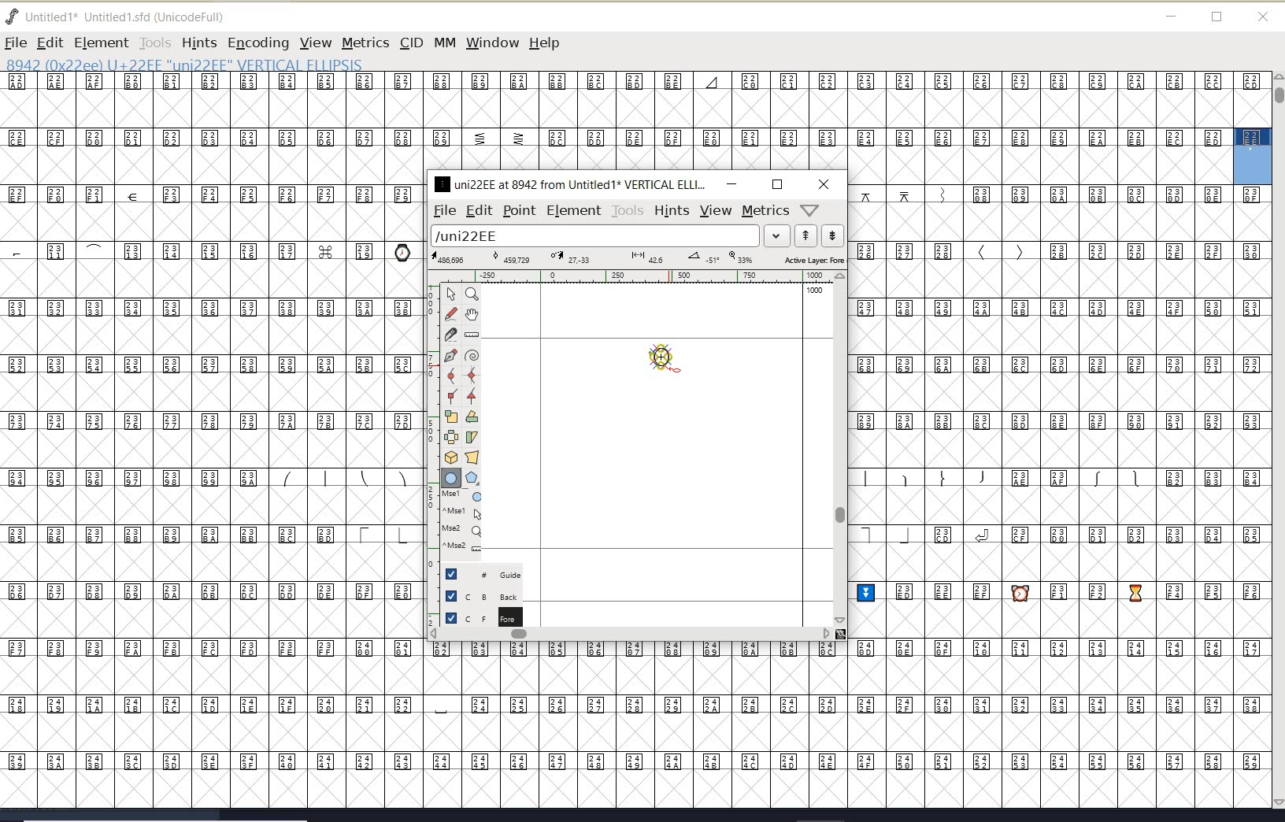 The height and width of the screenshot is (822, 1285). I want to click on GLYPHY CHARACTERS & NUMBERS, so click(426, 724).